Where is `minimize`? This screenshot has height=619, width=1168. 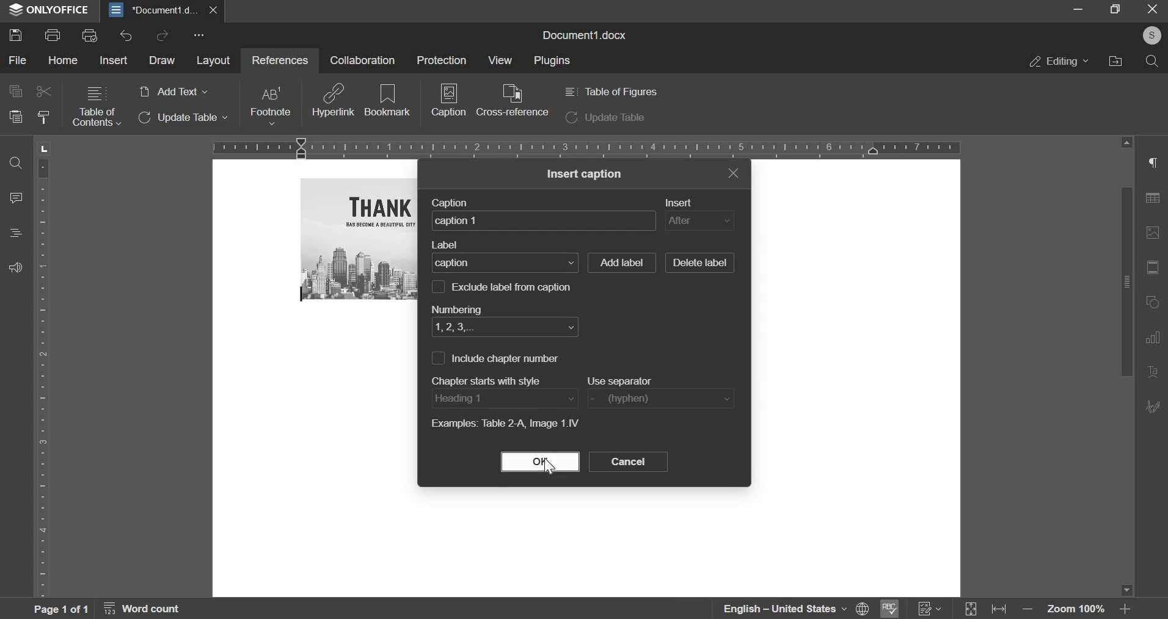 minimize is located at coordinates (1078, 10).